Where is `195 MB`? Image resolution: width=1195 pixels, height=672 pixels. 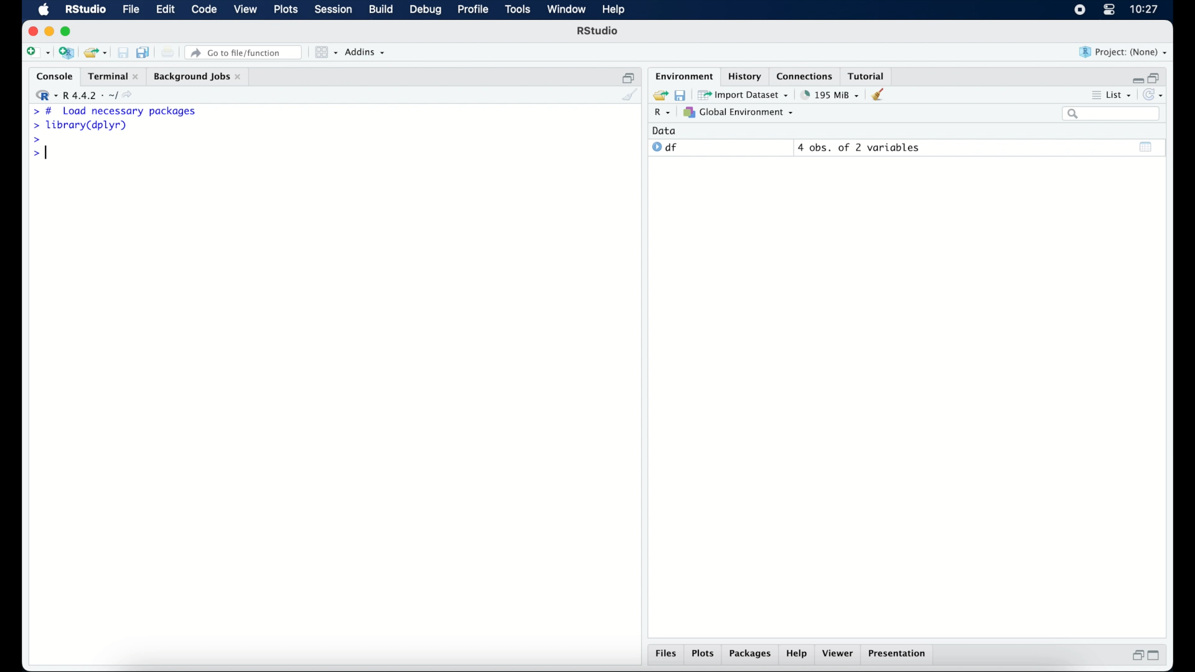
195 MB is located at coordinates (829, 94).